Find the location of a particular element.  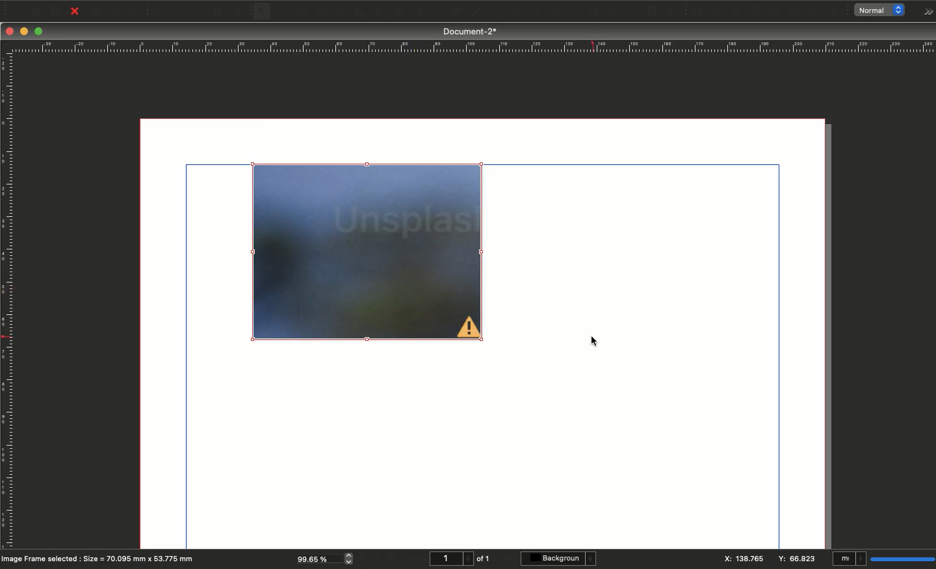

Close is located at coordinates (10, 31).